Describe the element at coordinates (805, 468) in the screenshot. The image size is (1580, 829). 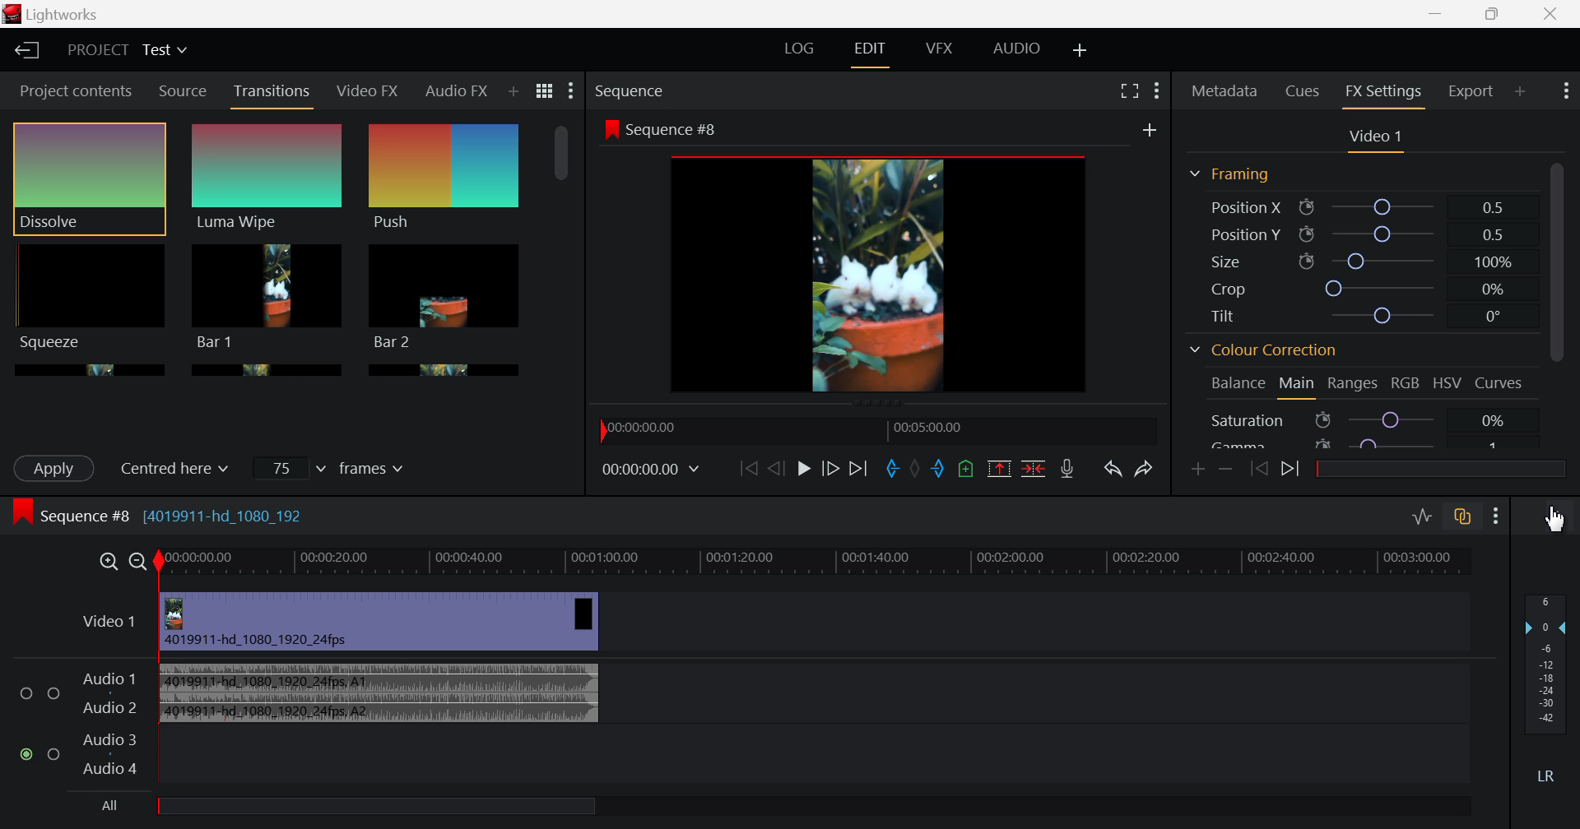
I see `Play` at that location.